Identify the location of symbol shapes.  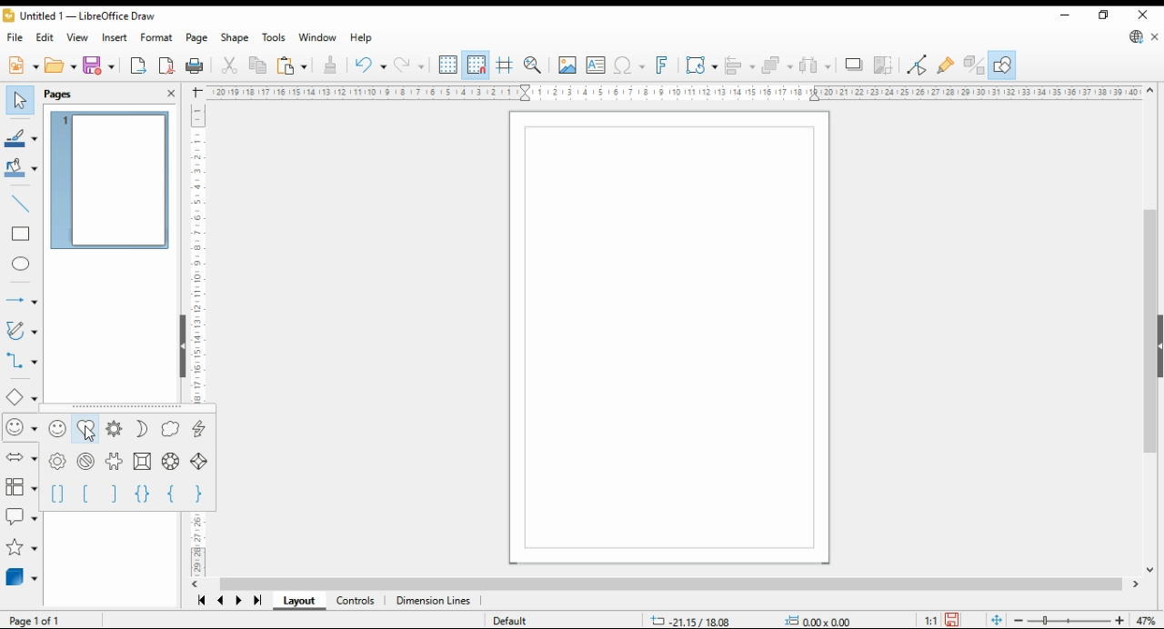
(20, 428).